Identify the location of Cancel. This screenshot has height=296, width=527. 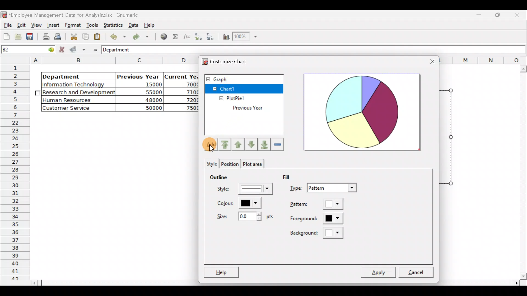
(419, 270).